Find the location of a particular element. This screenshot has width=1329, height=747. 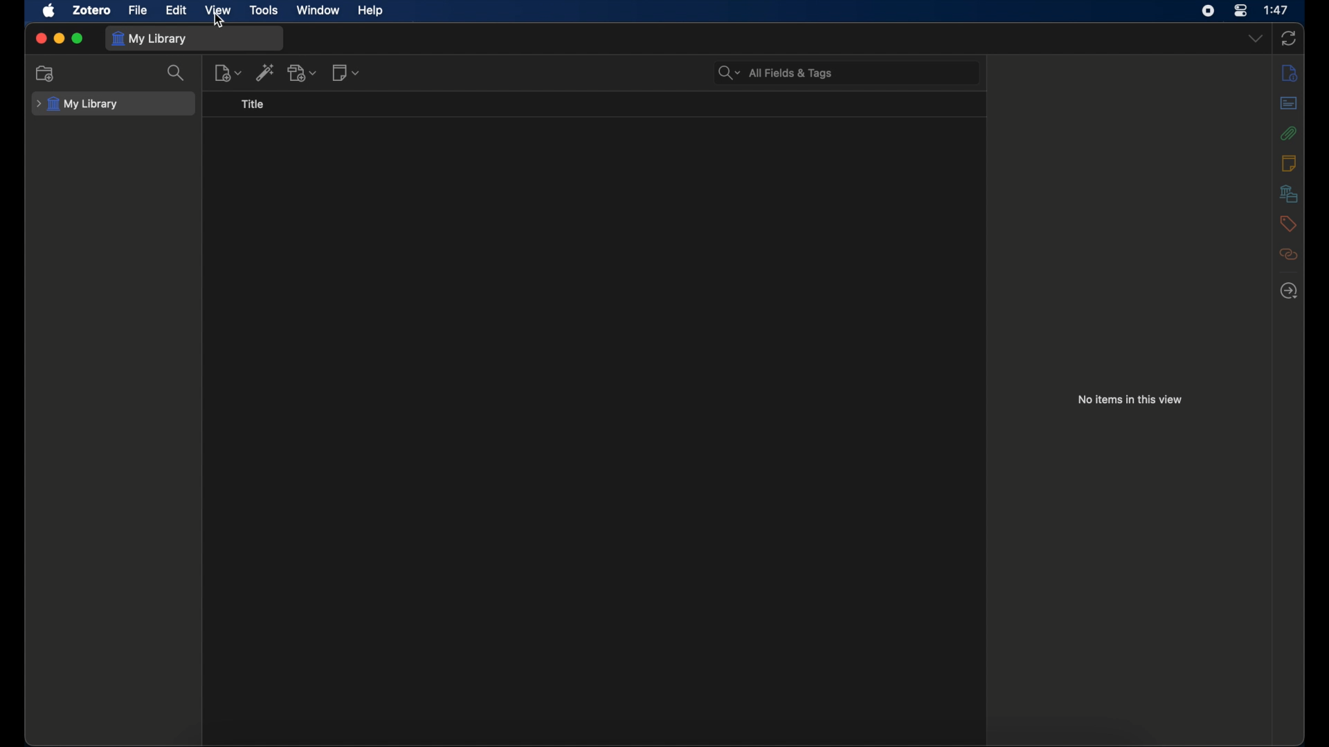

libraries is located at coordinates (1289, 193).